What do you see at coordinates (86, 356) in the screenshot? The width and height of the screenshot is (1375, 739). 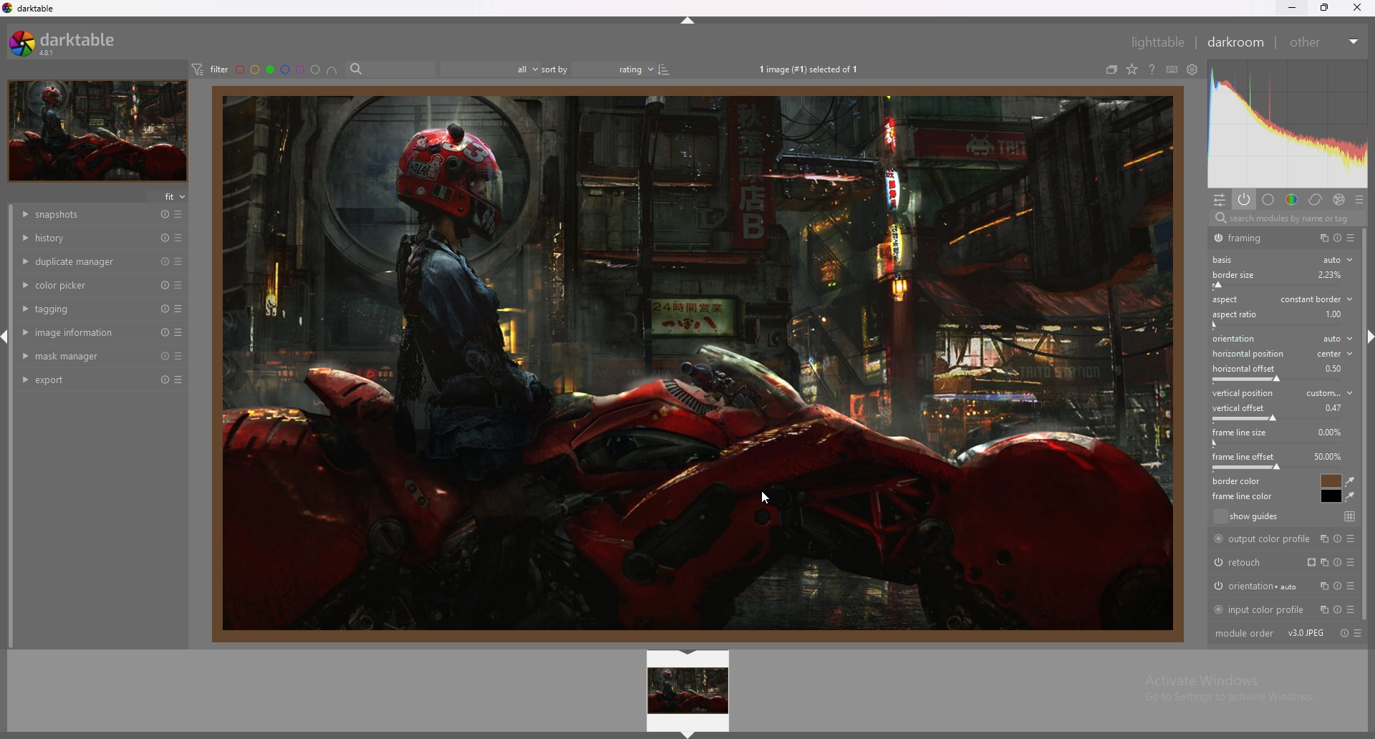 I see `mask manager` at bounding box center [86, 356].